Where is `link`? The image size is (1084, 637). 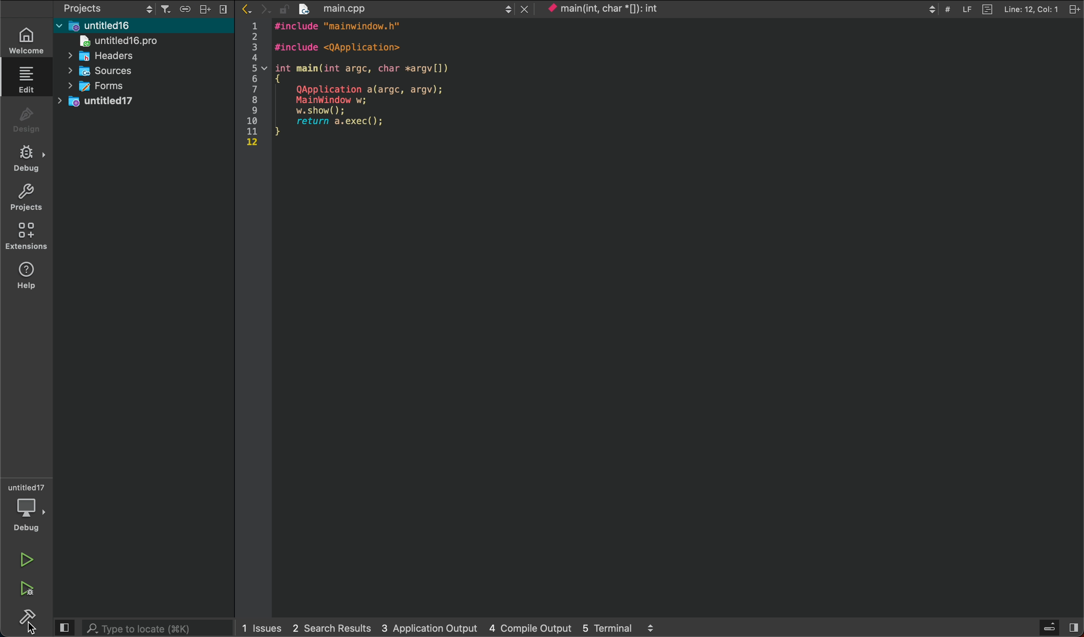 link is located at coordinates (188, 8).